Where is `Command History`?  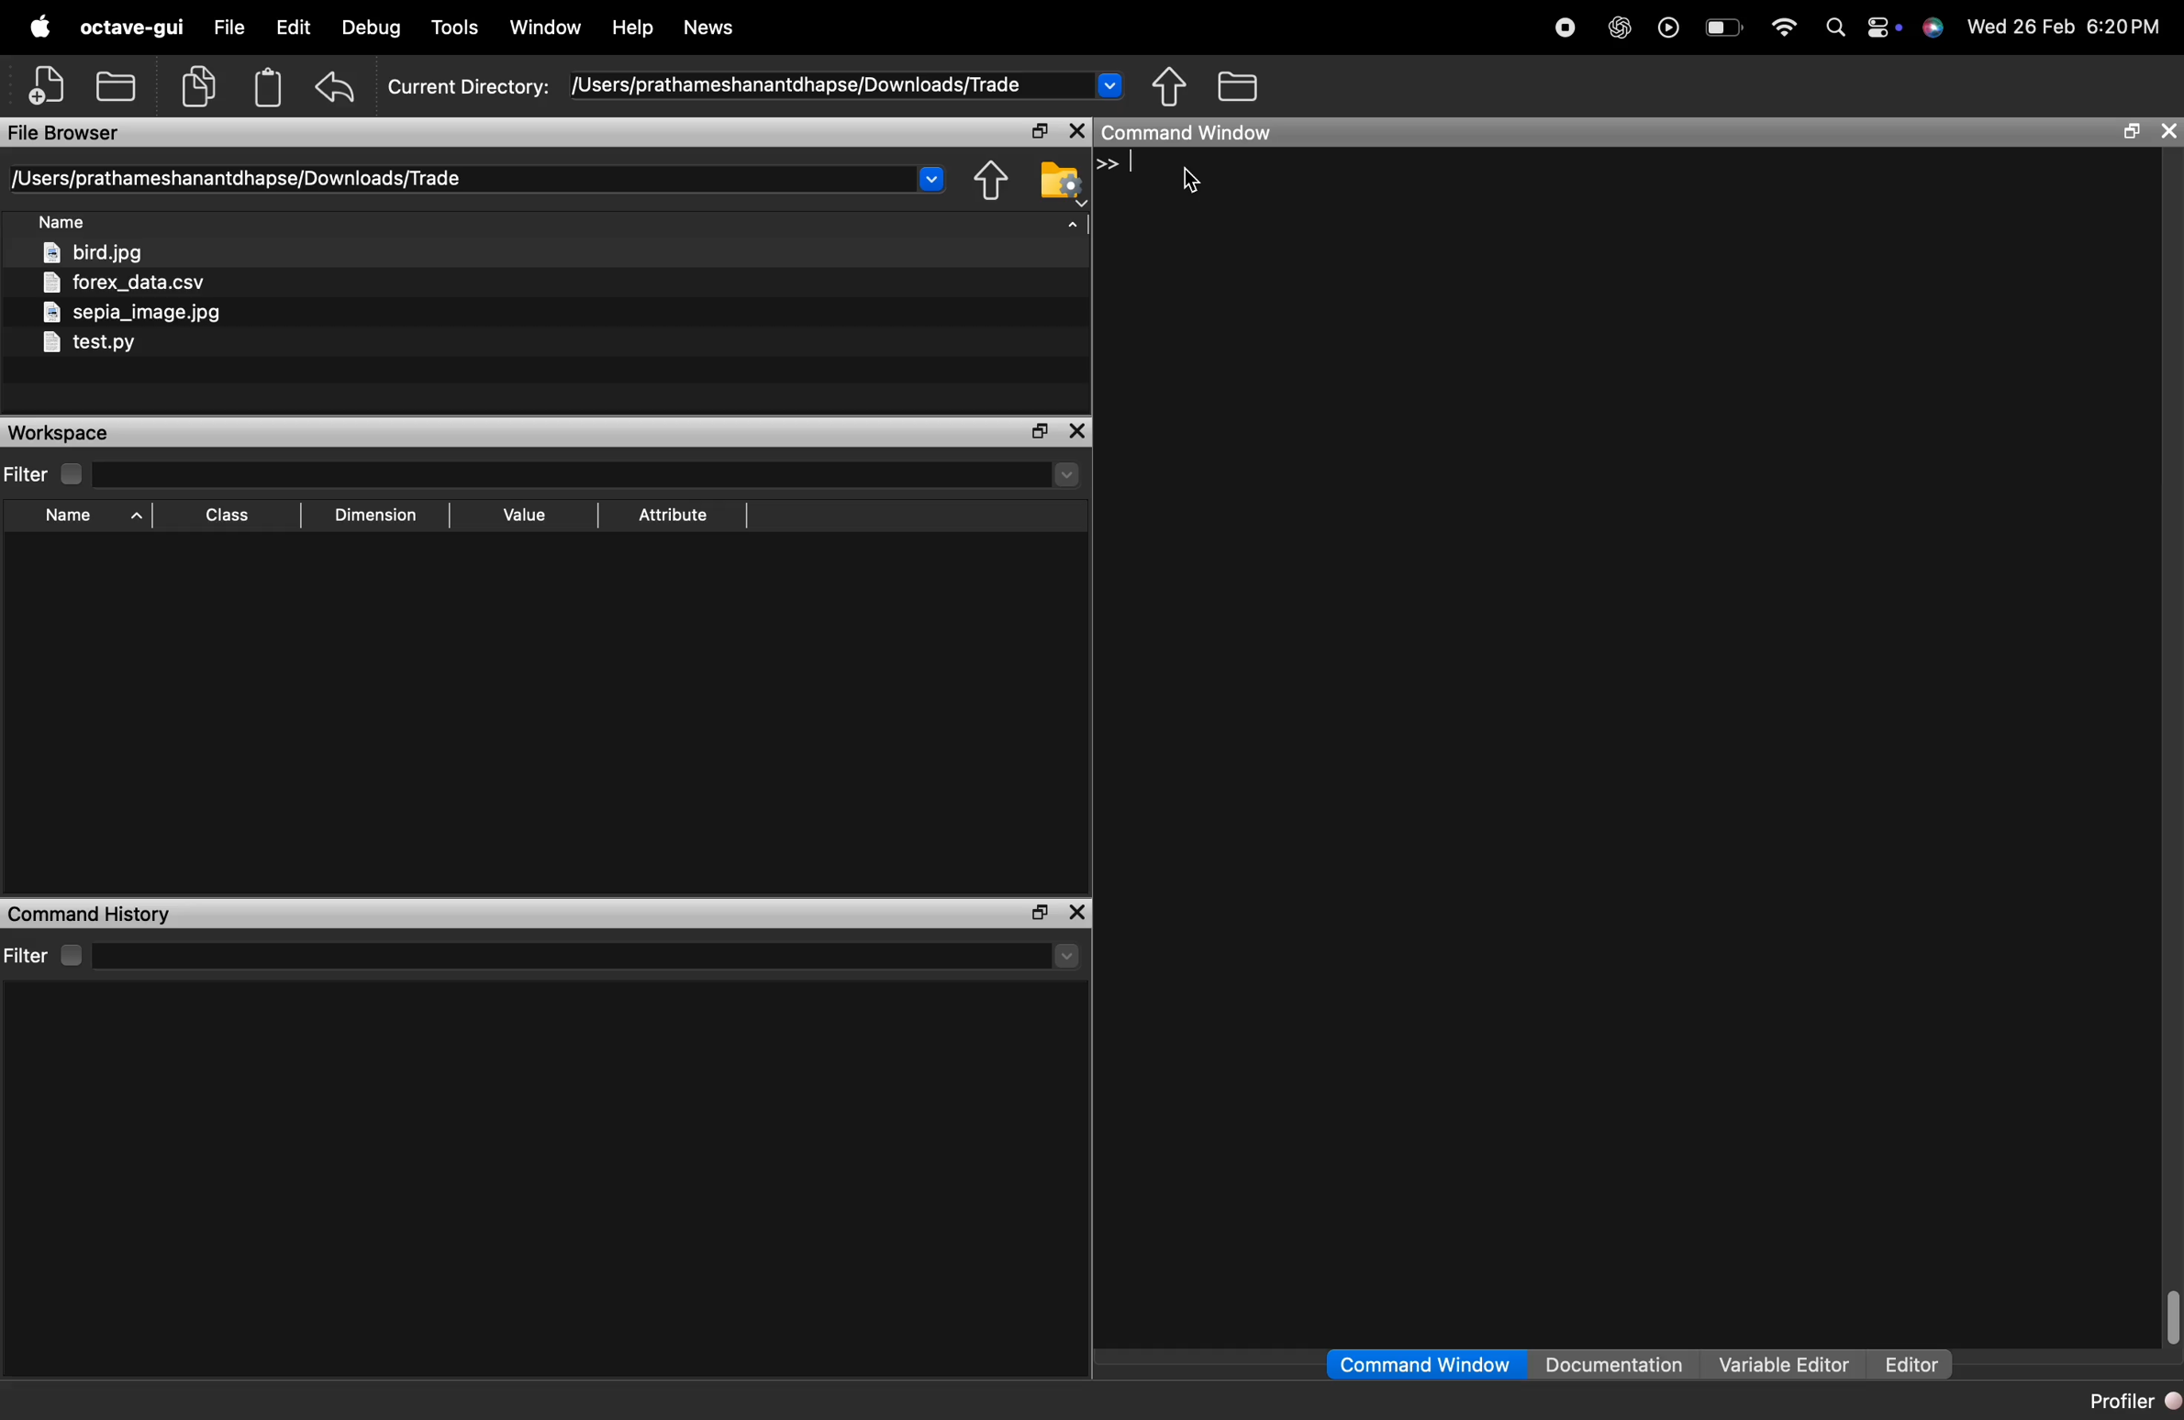
Command History is located at coordinates (89, 915).